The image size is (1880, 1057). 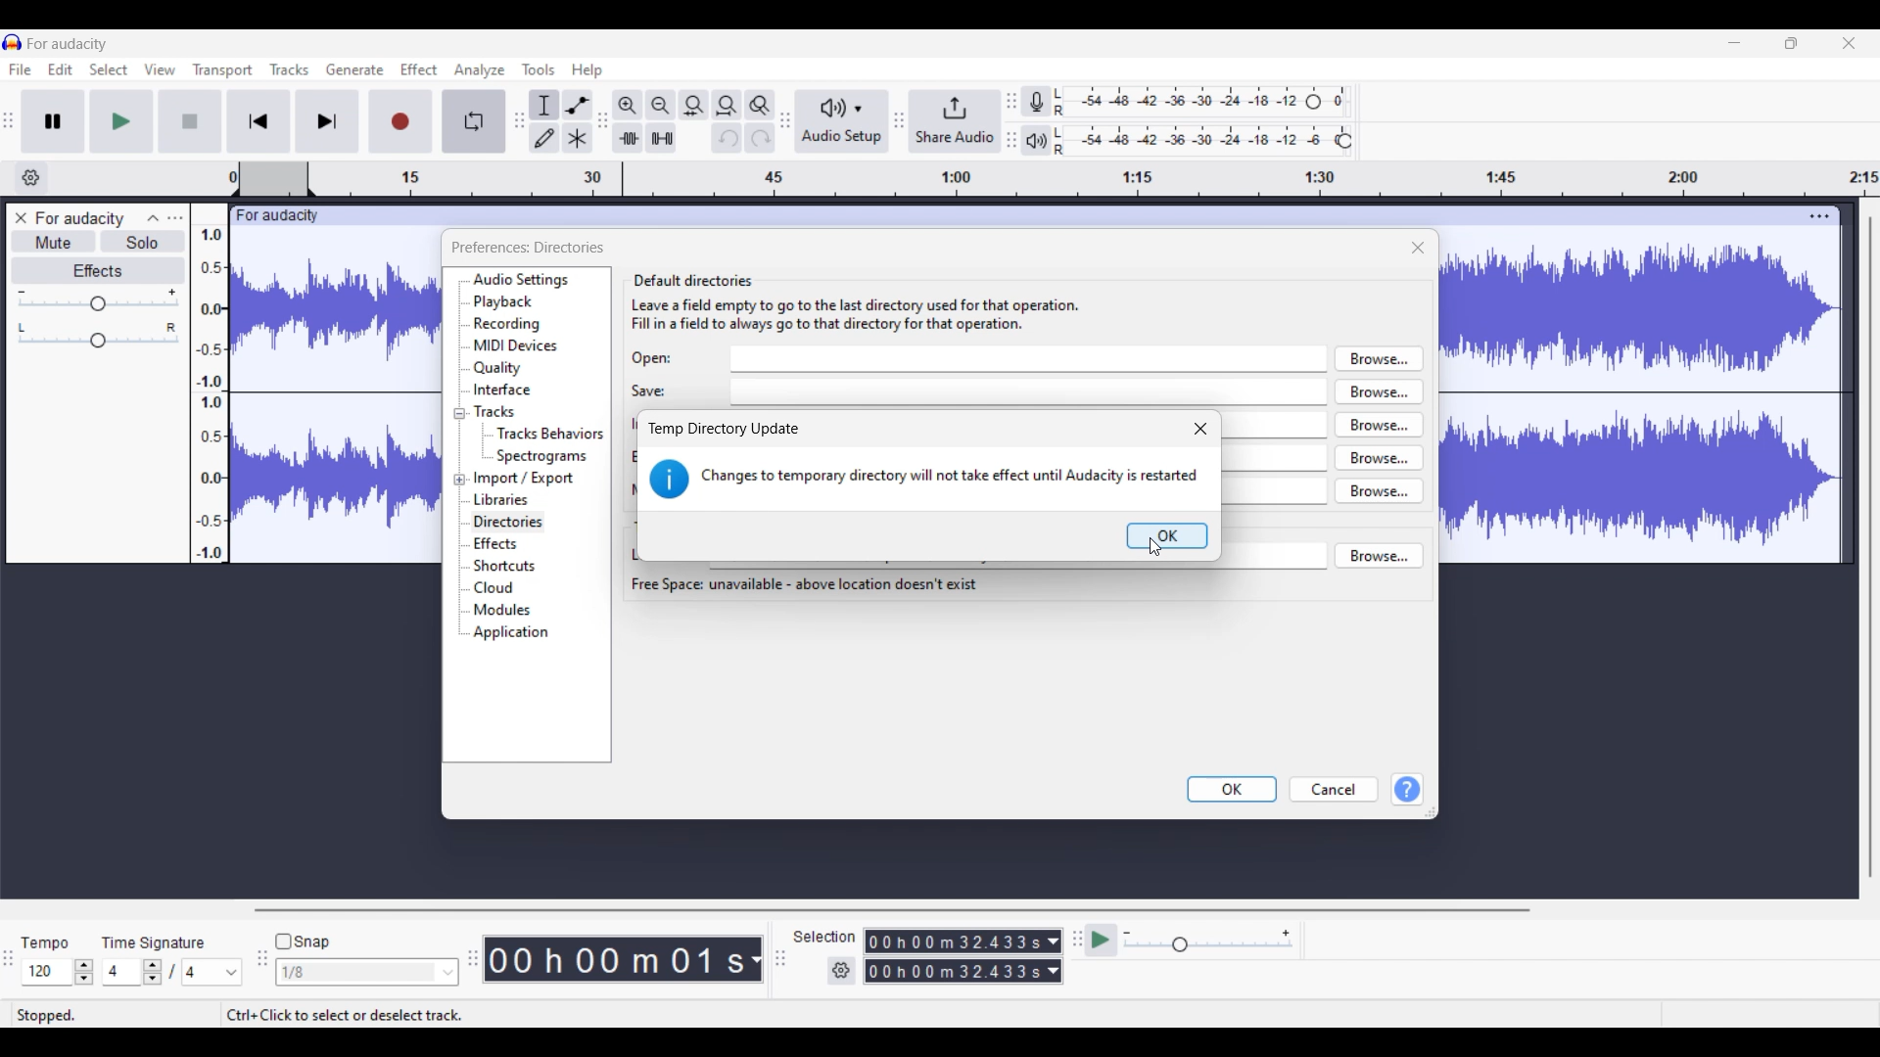 What do you see at coordinates (98, 299) in the screenshot?
I see `Volume scale` at bounding box center [98, 299].